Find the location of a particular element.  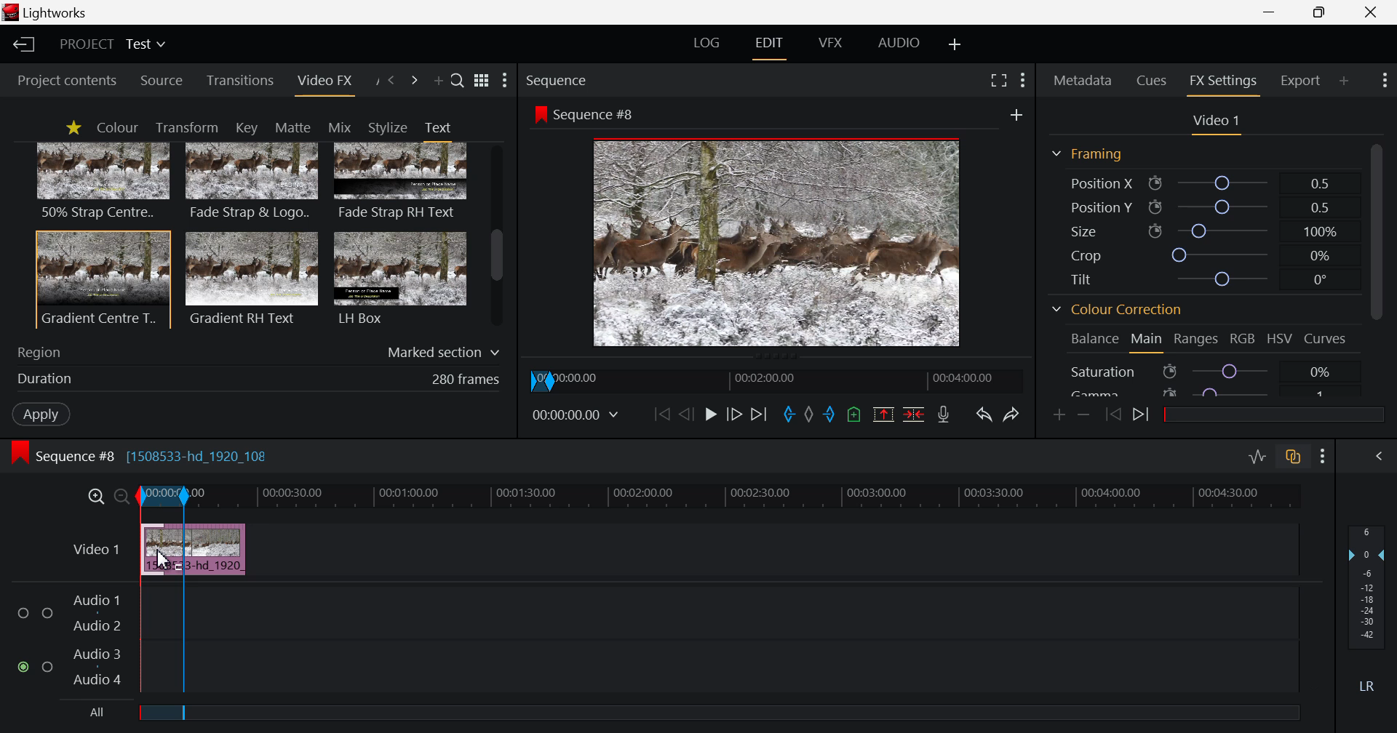

To End is located at coordinates (760, 414).